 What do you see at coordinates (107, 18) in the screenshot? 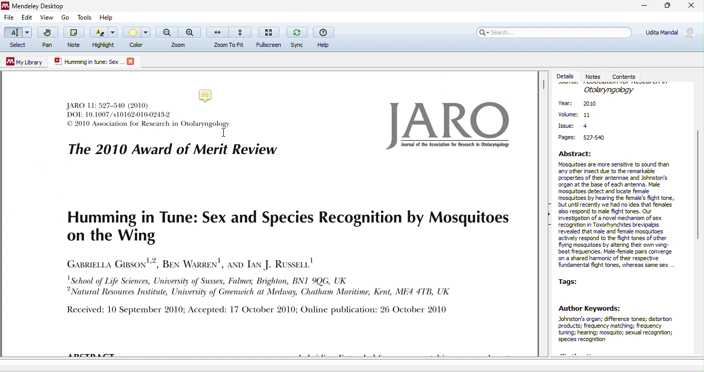
I see `help` at bounding box center [107, 18].